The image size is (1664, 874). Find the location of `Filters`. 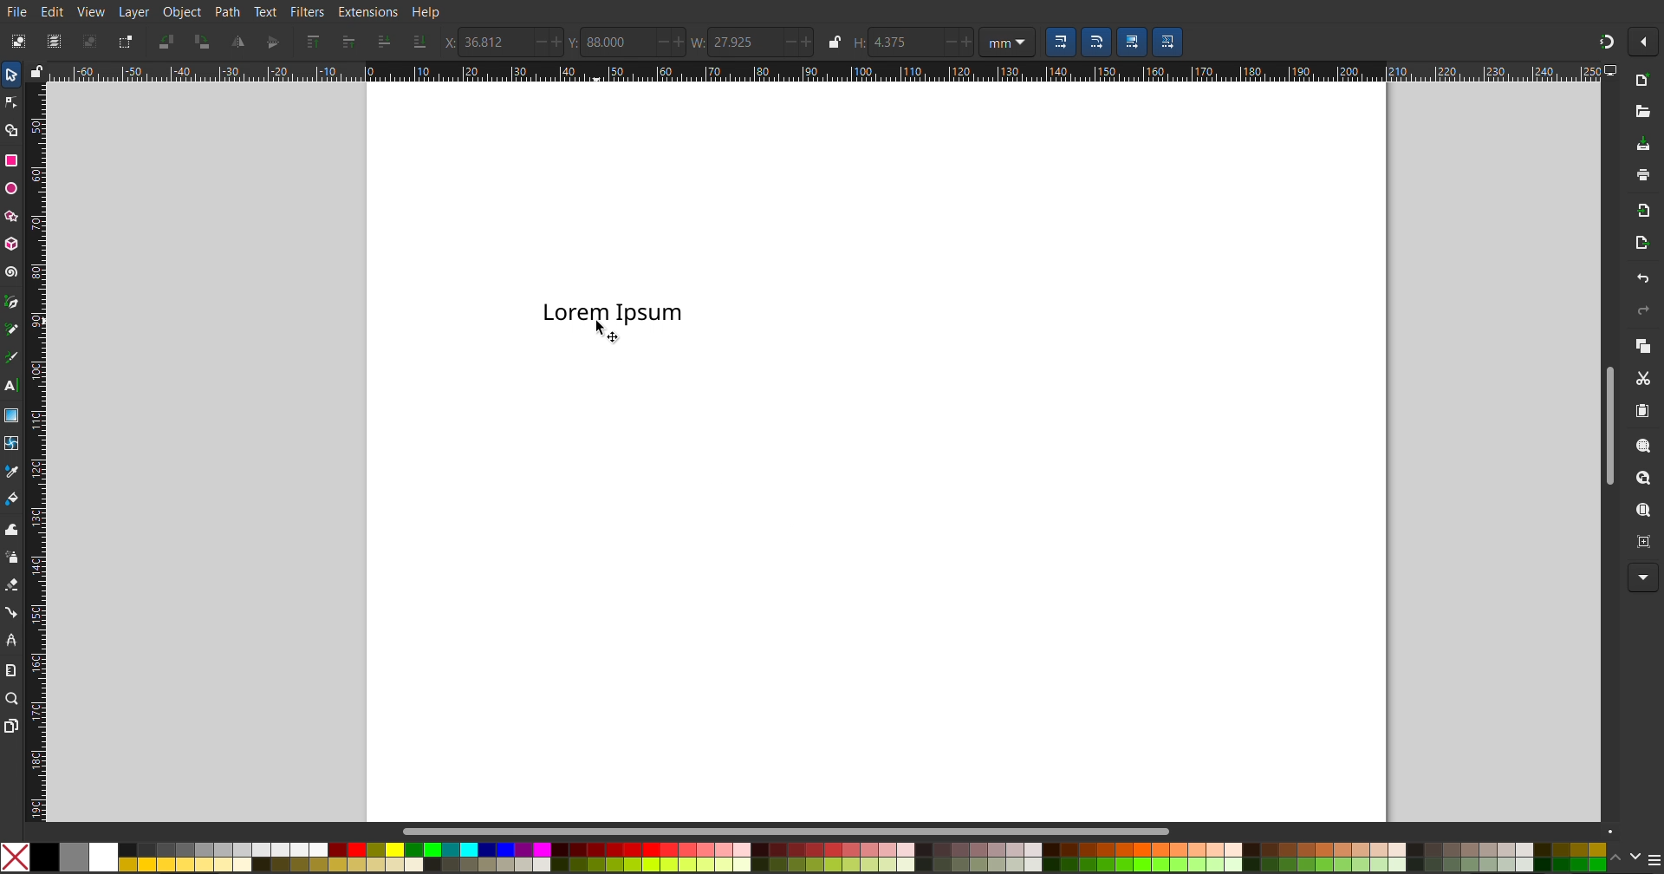

Filters is located at coordinates (309, 12).